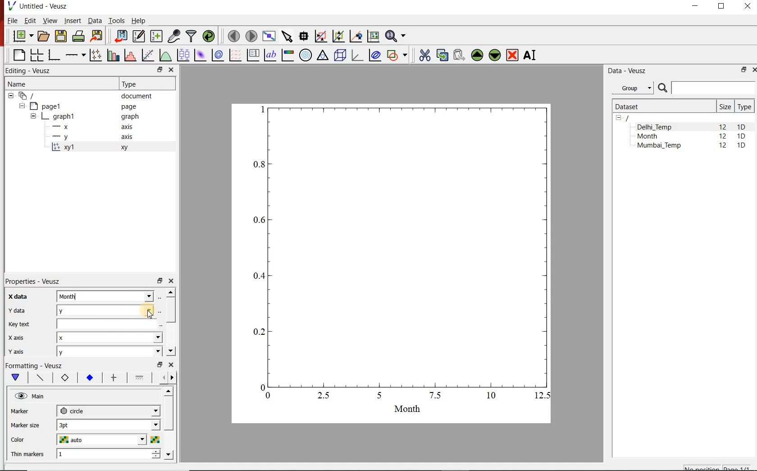 This screenshot has width=757, height=471. I want to click on 12, so click(722, 126).